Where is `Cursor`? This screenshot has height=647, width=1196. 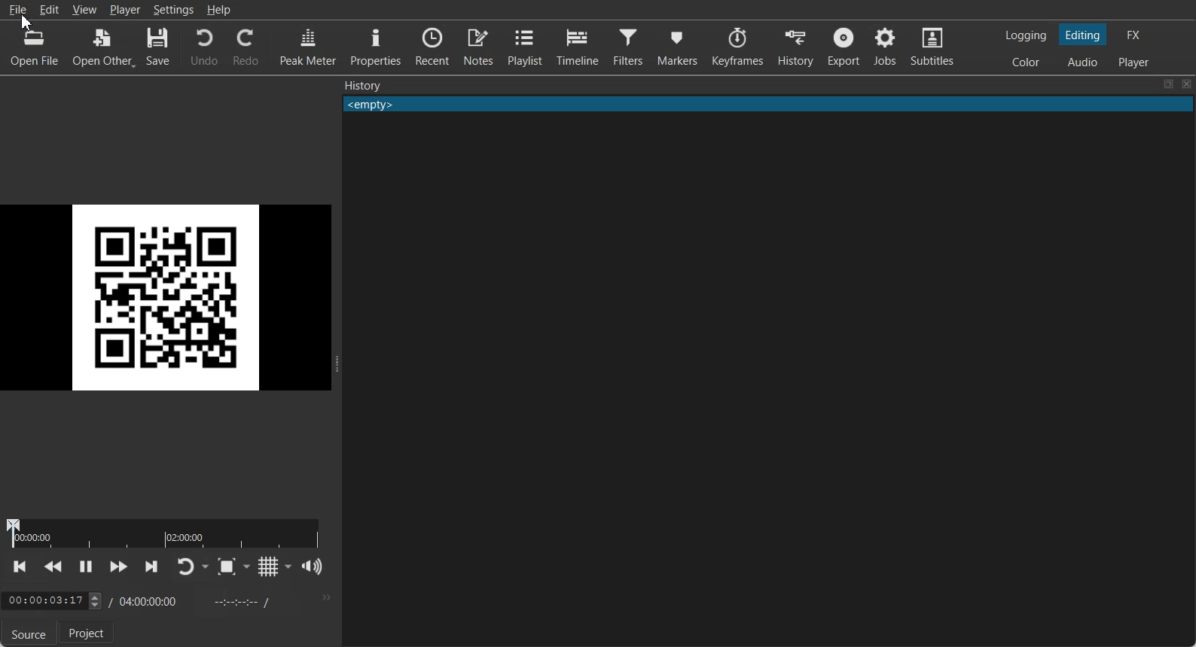 Cursor is located at coordinates (26, 21).